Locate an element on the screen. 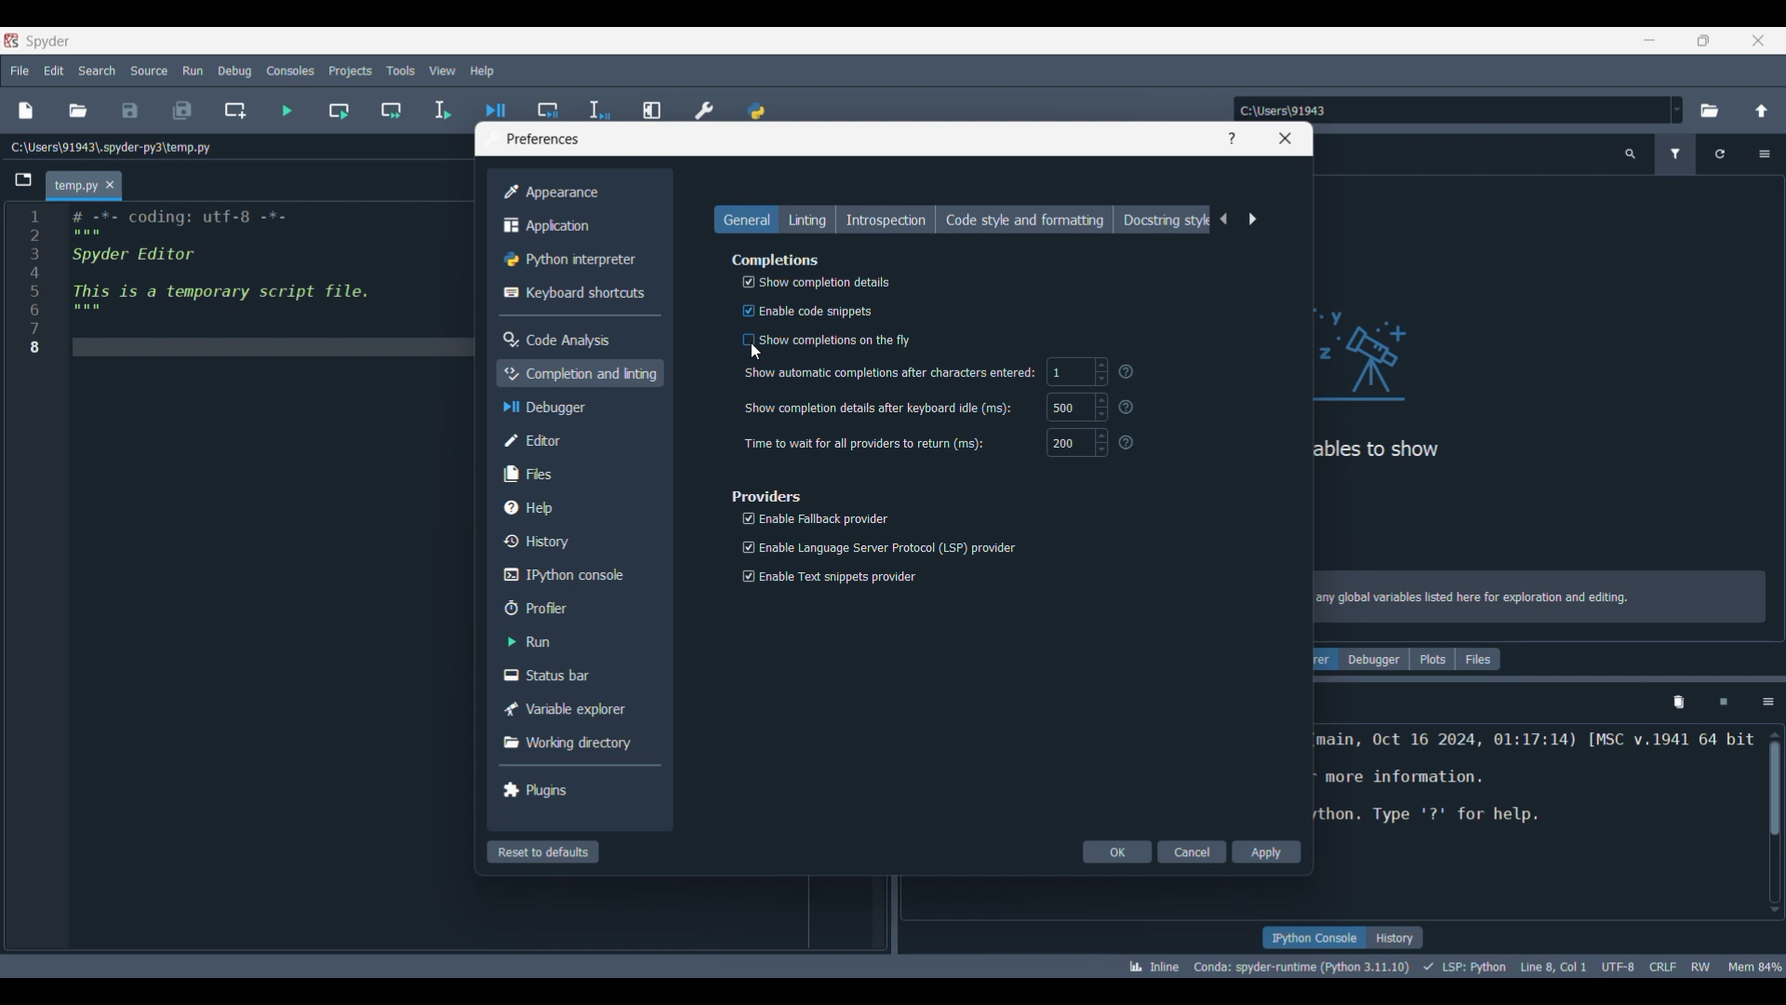 The image size is (1786, 1005). Search variable names and types is located at coordinates (1630, 154).